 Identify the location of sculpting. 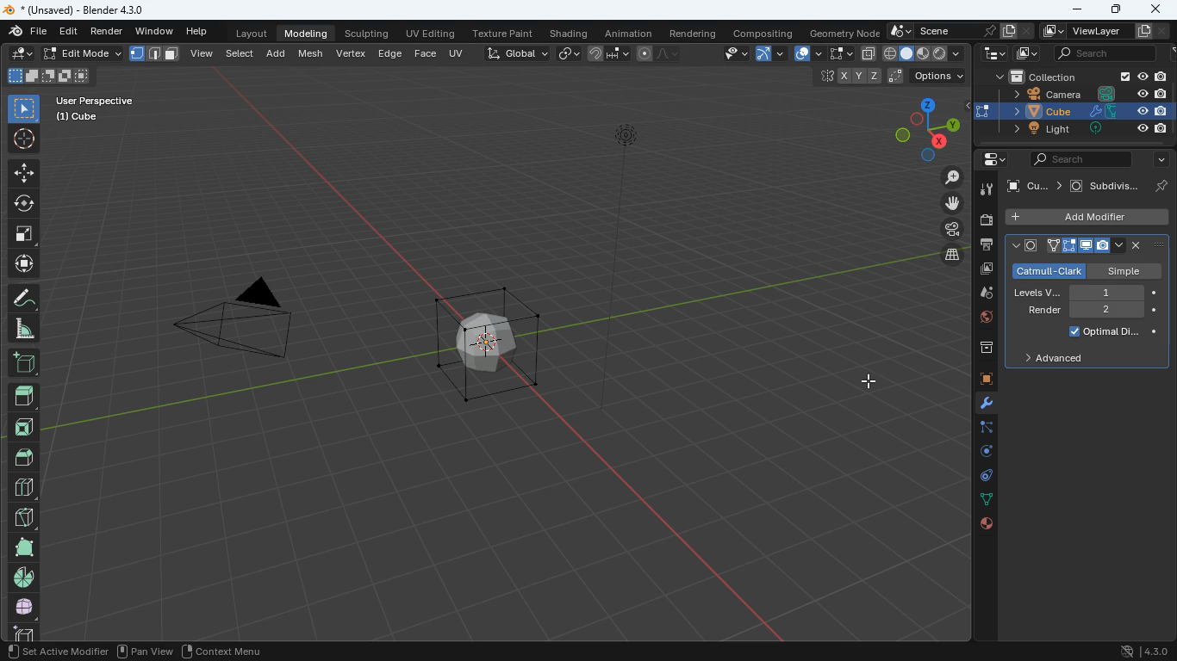
(370, 34).